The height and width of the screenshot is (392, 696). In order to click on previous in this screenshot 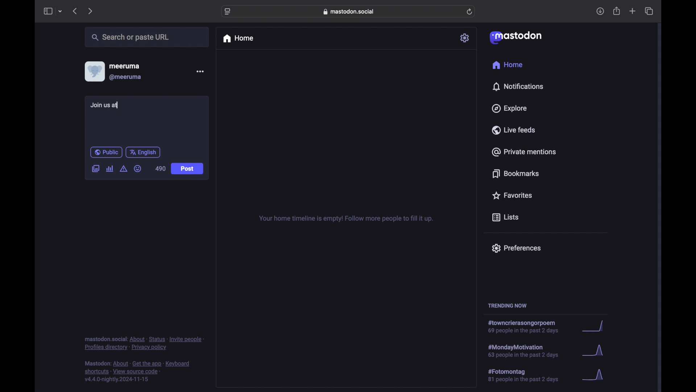, I will do `click(75, 11)`.